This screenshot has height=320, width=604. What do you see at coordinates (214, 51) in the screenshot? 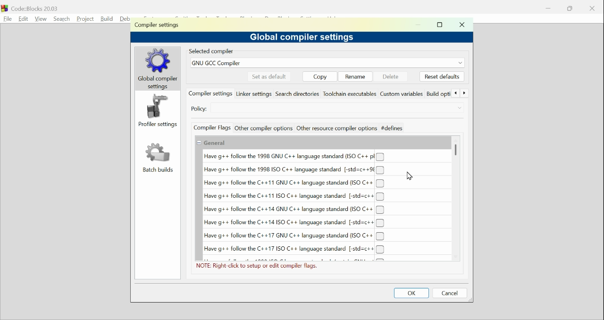
I see `Selected compiler` at bounding box center [214, 51].